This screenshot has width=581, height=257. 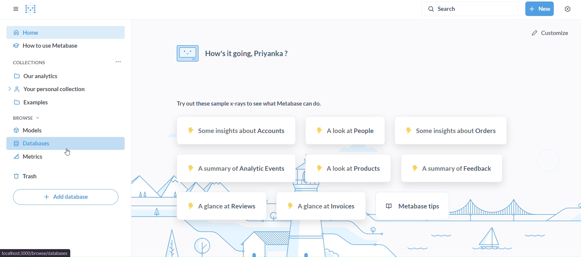 I want to click on a summary of feedback, so click(x=451, y=168).